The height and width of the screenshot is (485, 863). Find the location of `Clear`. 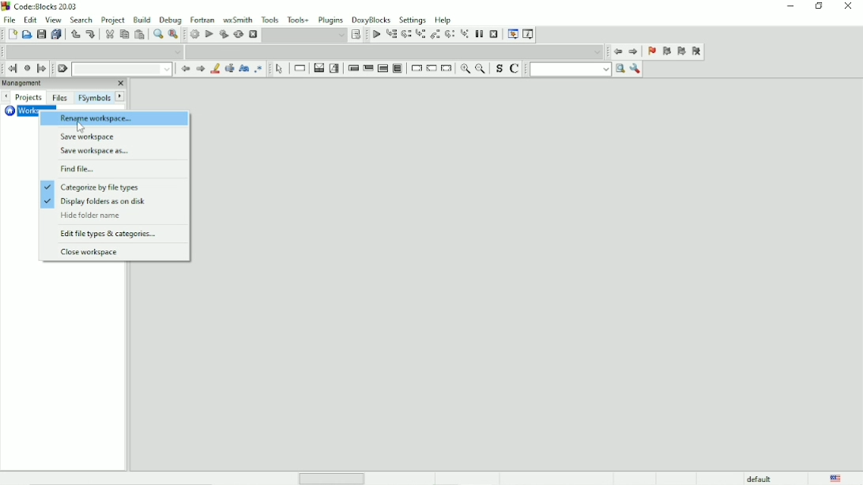

Clear is located at coordinates (62, 69).